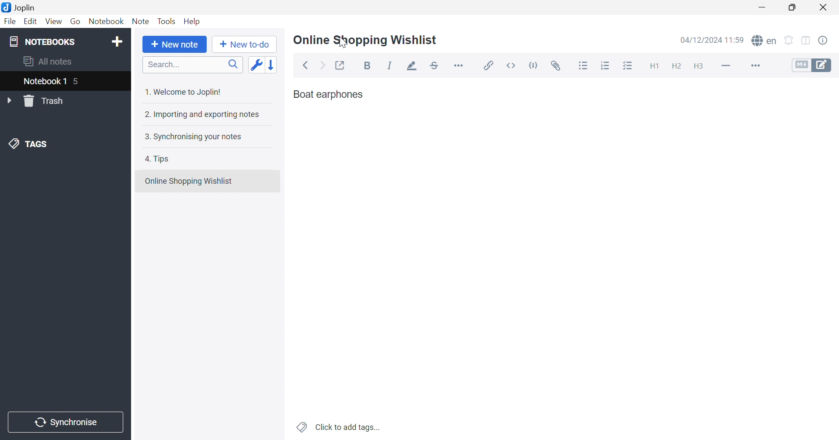 The height and width of the screenshot is (440, 839). Describe the element at coordinates (763, 7) in the screenshot. I see `Minimize` at that location.